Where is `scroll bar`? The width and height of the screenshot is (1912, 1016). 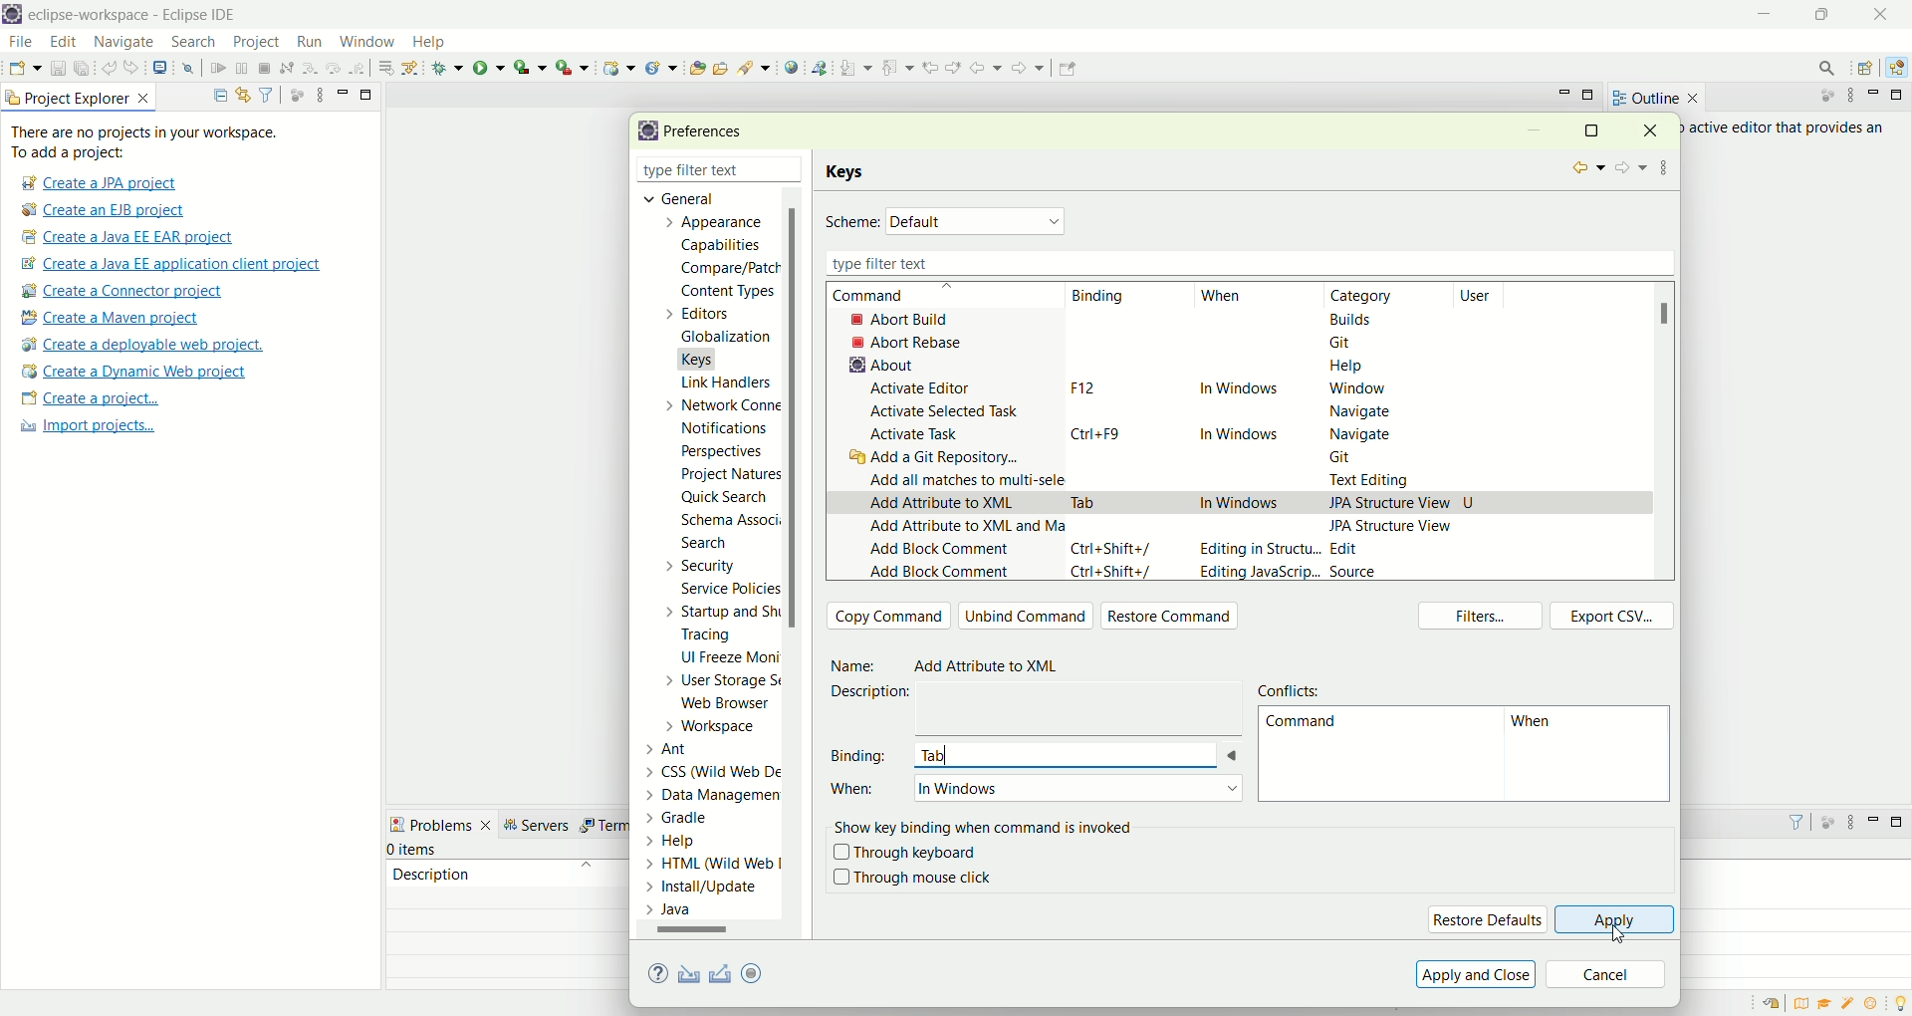
scroll bar is located at coordinates (701, 933).